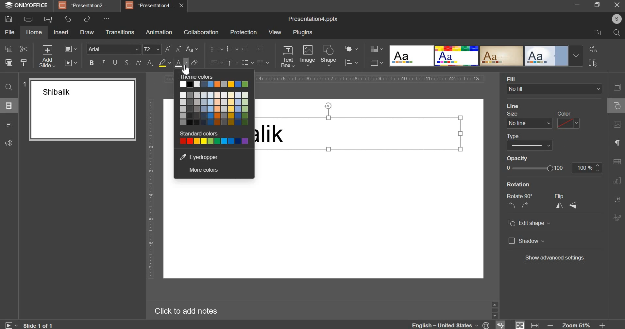  What do you see at coordinates (262, 63) in the screenshot?
I see `paragraph settings` at bounding box center [262, 63].